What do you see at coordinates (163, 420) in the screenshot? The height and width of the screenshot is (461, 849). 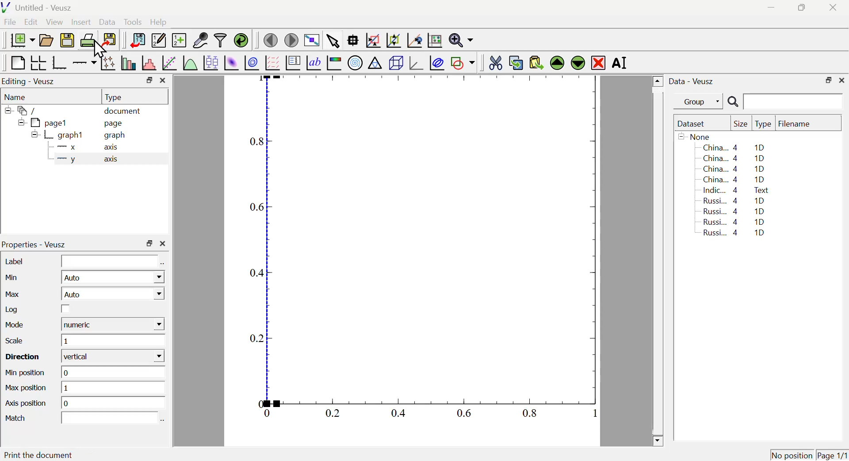 I see `Select using dataset Browser` at bounding box center [163, 420].